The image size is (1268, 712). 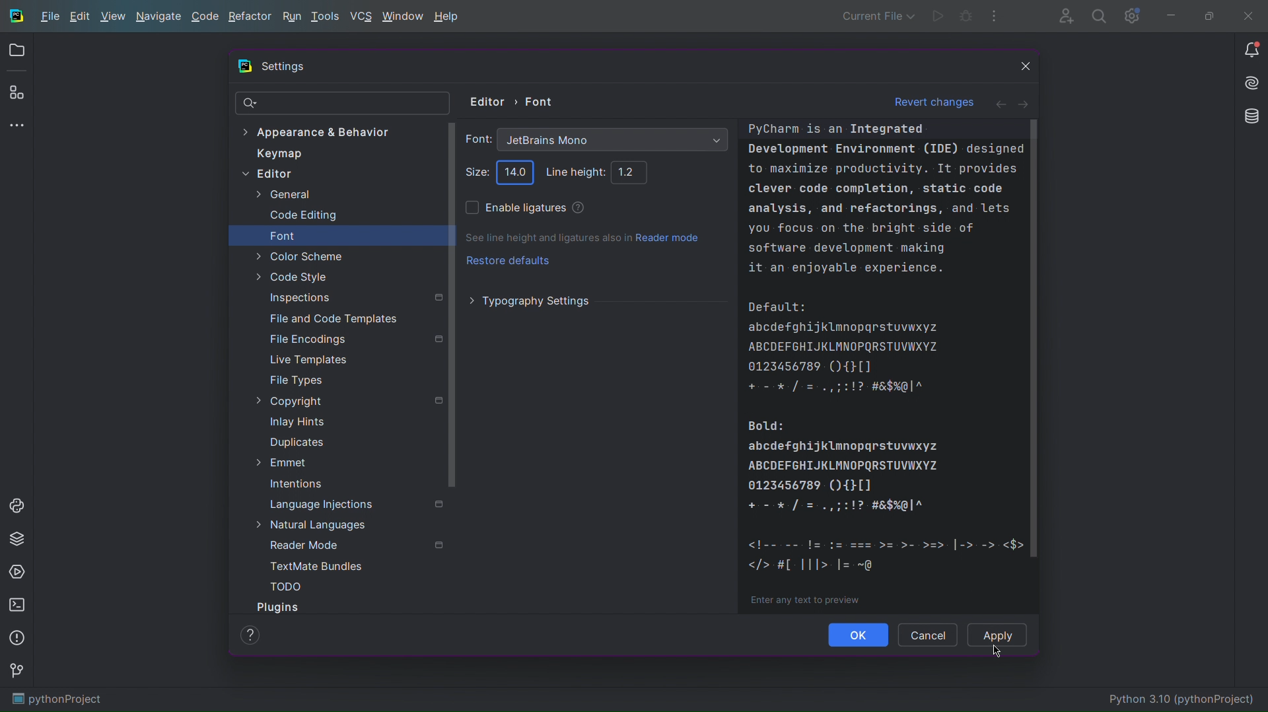 What do you see at coordinates (310, 525) in the screenshot?
I see `Natural Languages` at bounding box center [310, 525].